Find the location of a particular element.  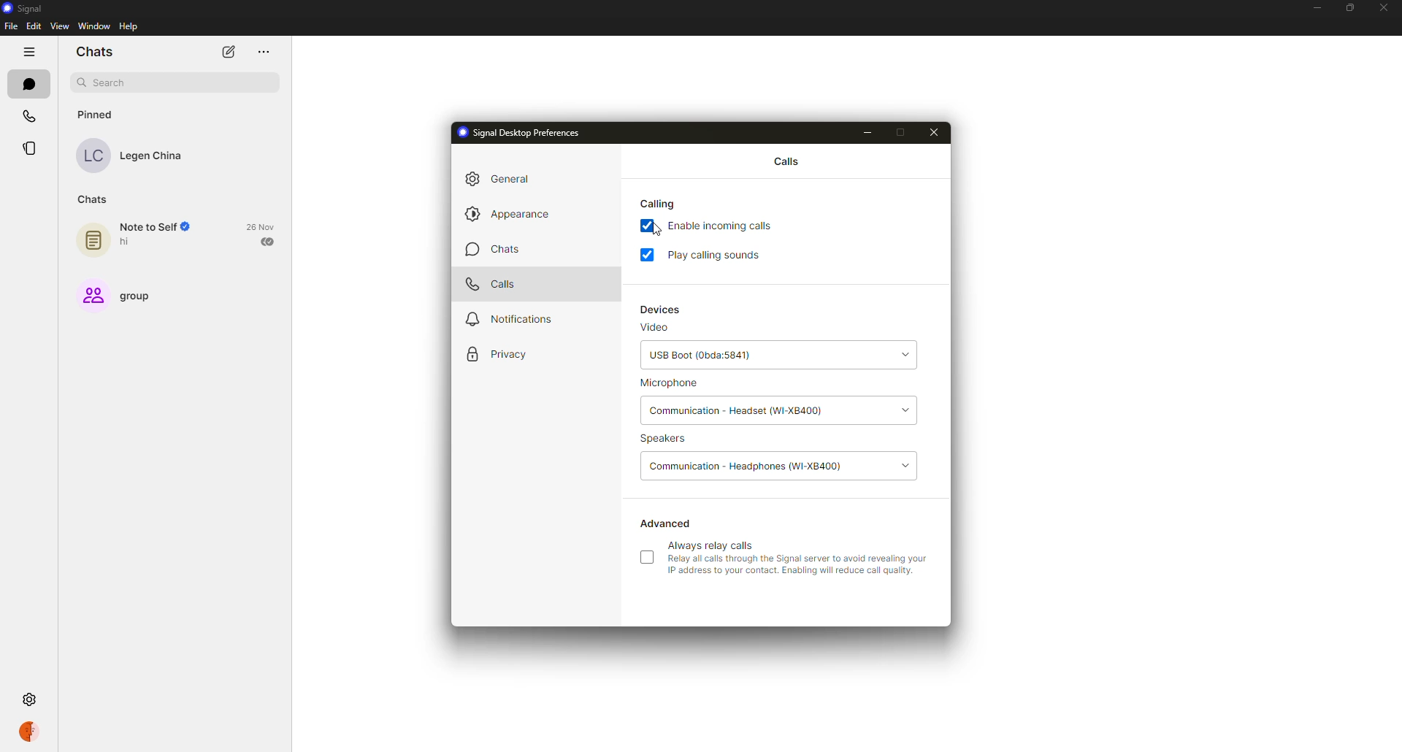

help is located at coordinates (130, 26).